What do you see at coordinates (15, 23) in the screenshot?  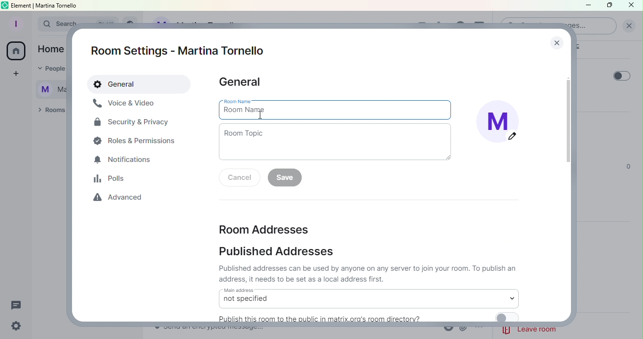 I see `Profile` at bounding box center [15, 23].